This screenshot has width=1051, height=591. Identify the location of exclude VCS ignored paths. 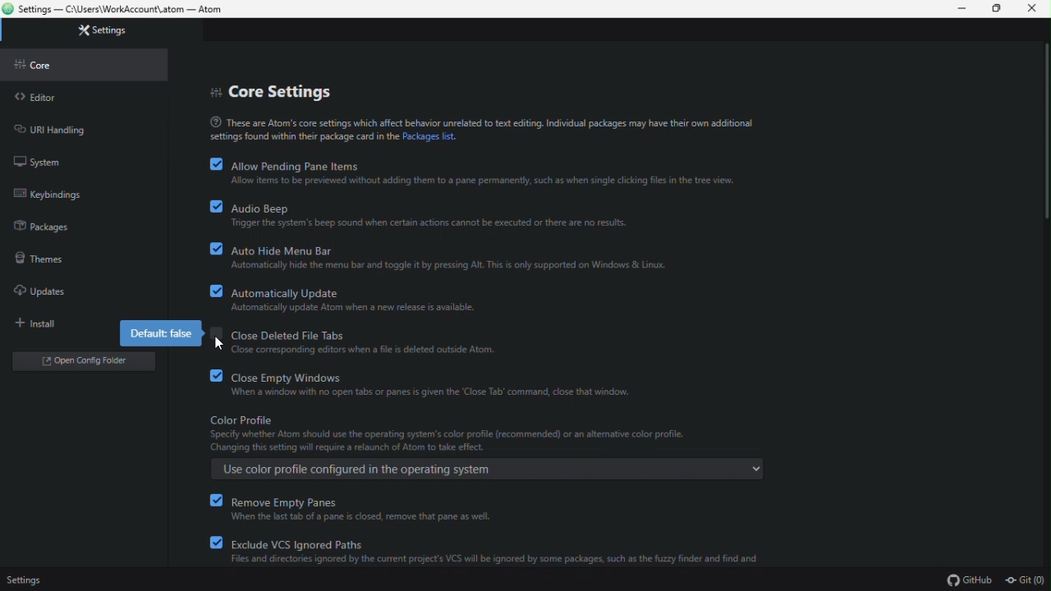
(498, 551).